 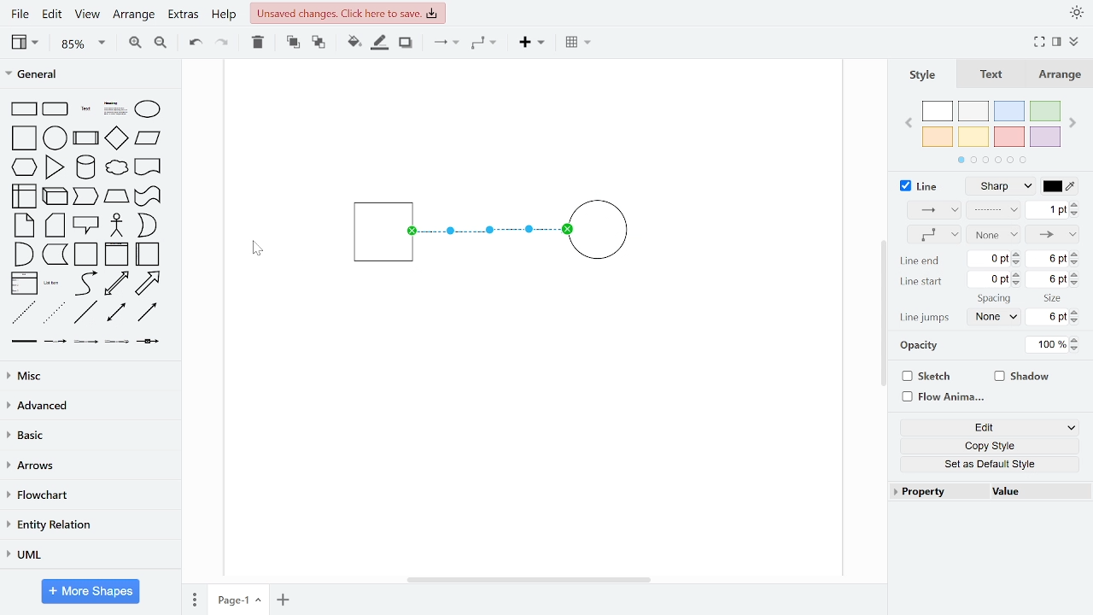 I want to click on connector with symbol, so click(x=150, y=340).